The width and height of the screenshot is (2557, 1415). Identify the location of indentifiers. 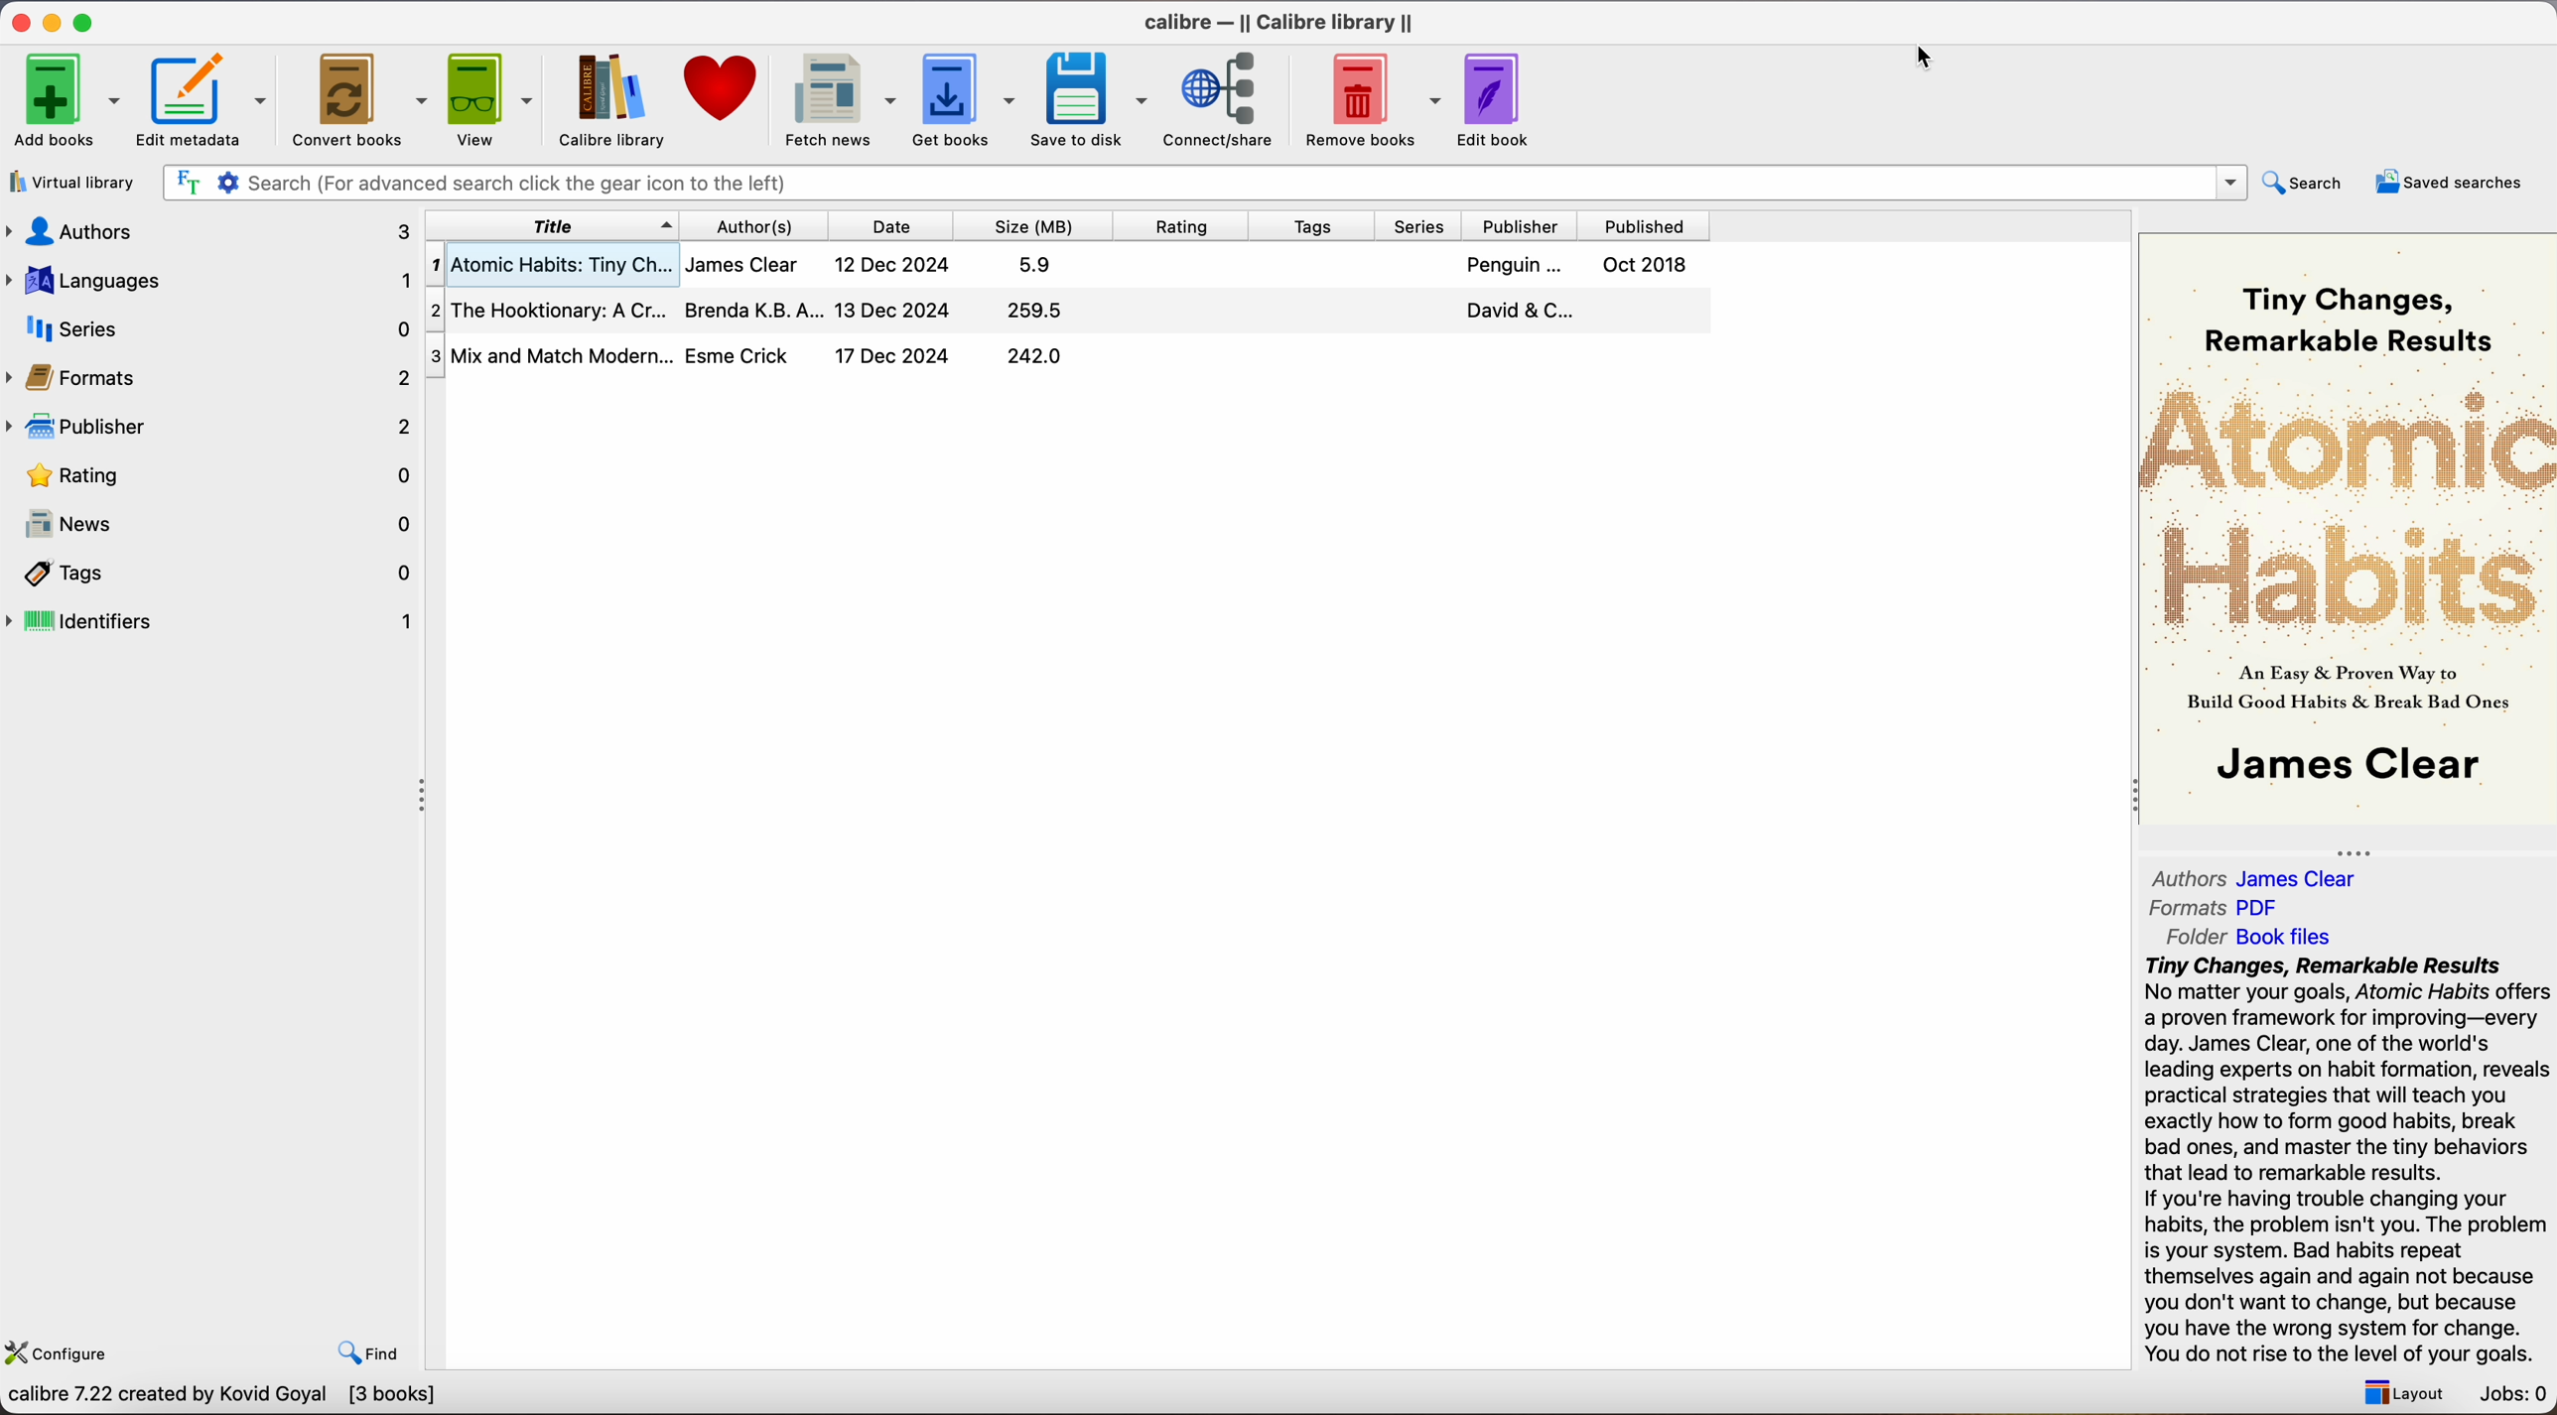
(214, 619).